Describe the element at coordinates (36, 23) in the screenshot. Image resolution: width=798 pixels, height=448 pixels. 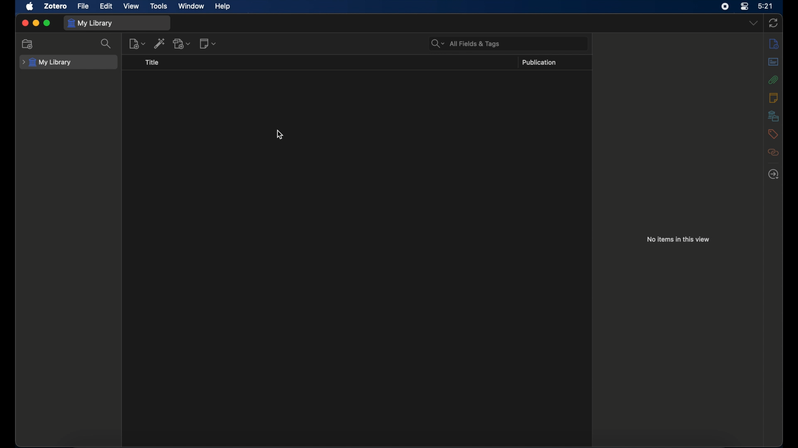
I see `minimize` at that location.